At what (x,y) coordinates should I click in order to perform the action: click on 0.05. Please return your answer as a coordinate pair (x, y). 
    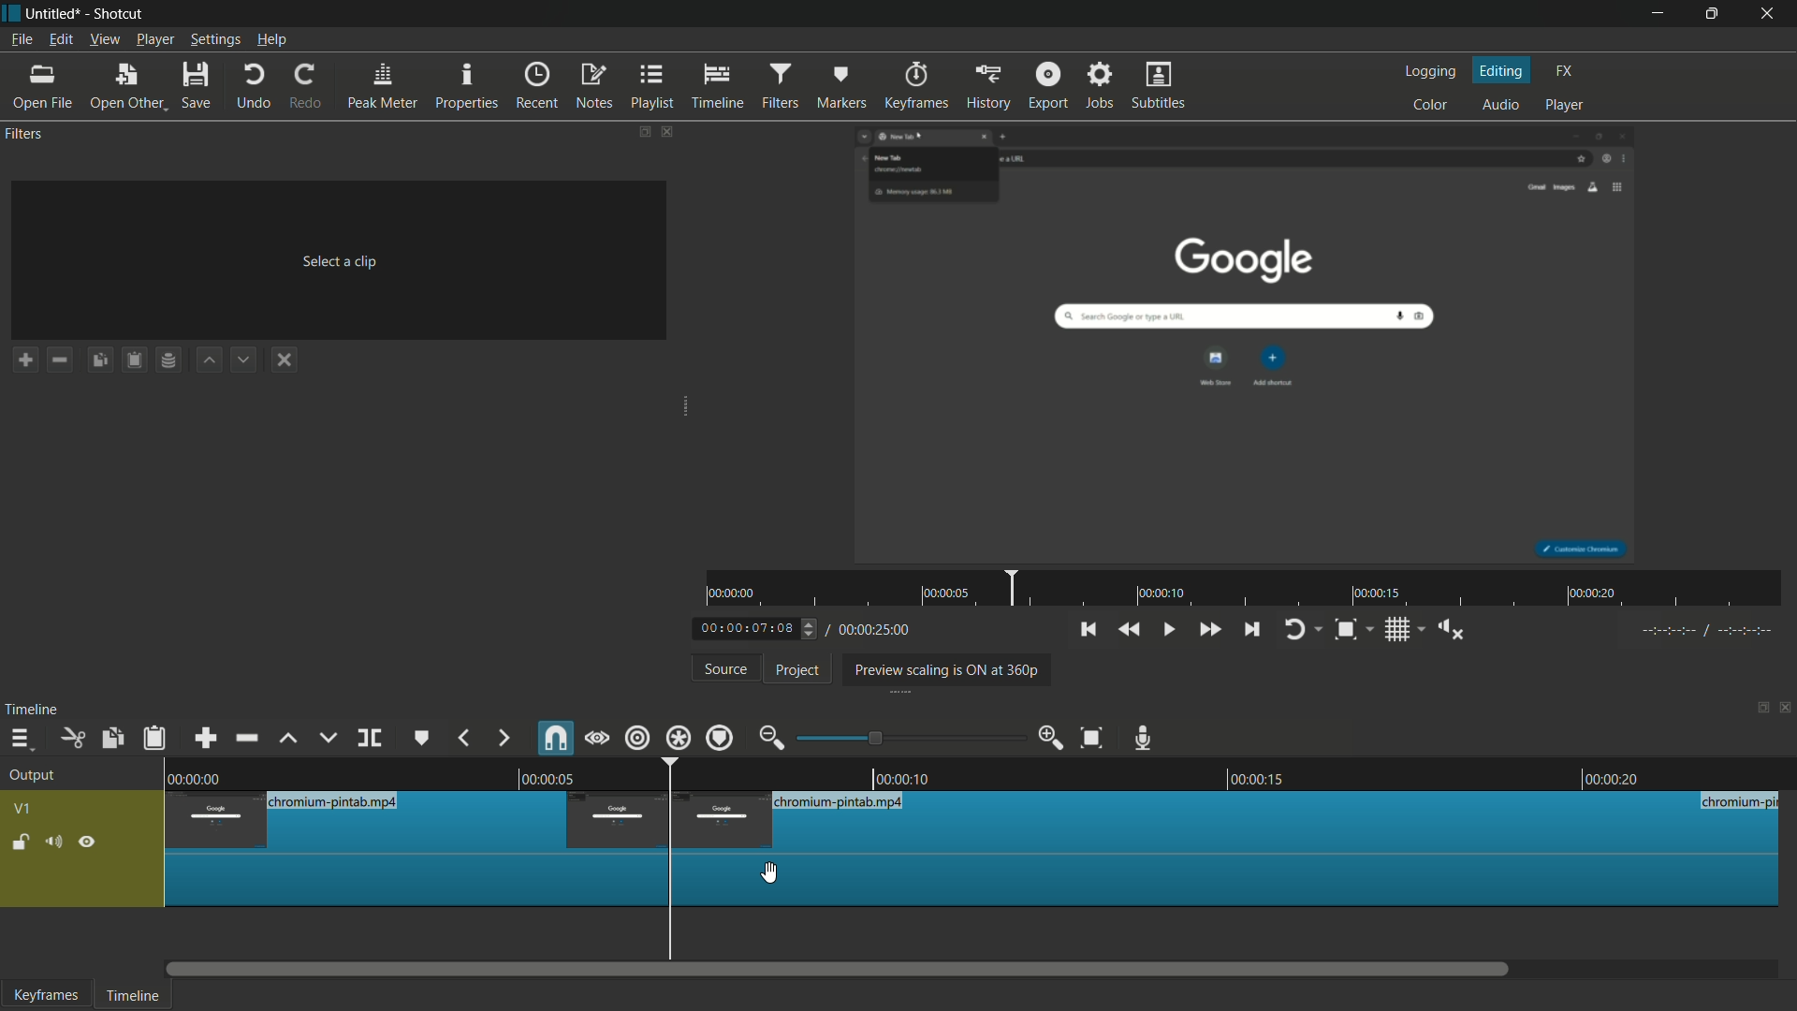
    Looking at the image, I should click on (543, 777).